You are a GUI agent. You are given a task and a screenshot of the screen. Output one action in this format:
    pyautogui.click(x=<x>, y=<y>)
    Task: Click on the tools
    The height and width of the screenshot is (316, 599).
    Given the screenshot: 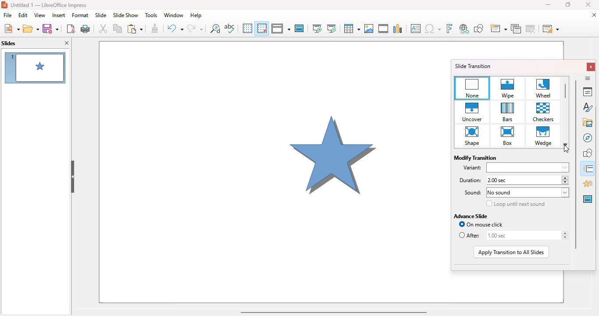 What is the action you would take?
    pyautogui.click(x=151, y=15)
    